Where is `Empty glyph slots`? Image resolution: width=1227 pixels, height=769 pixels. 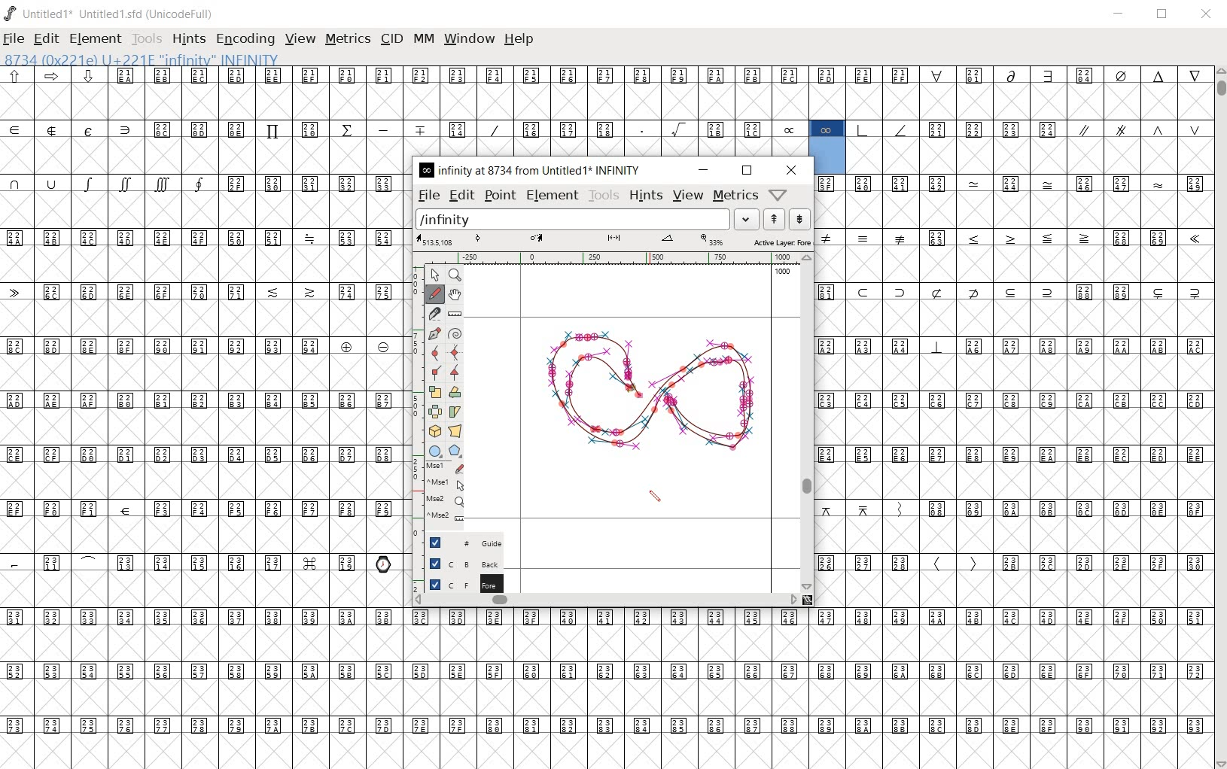 Empty glyph slots is located at coordinates (1012, 209).